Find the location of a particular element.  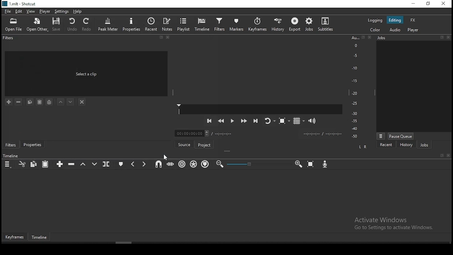

play quickly forwards is located at coordinates (245, 121).